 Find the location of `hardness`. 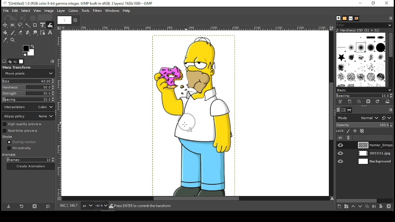

hardness is located at coordinates (28, 87).